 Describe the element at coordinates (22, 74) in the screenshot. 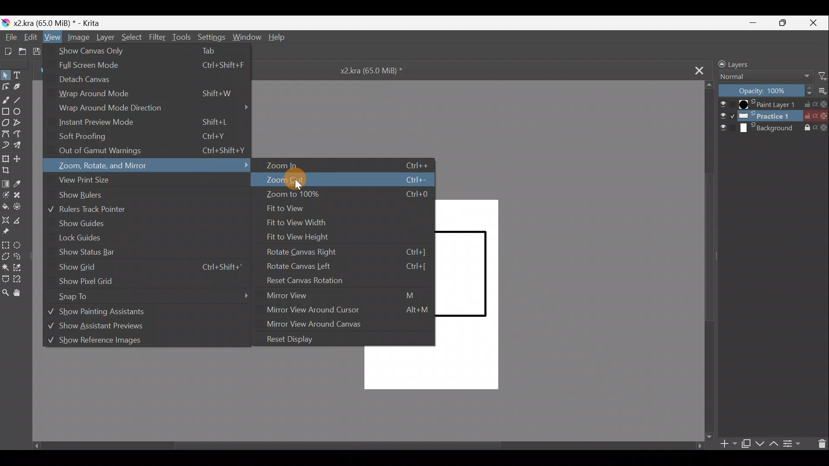

I see `Text tool` at that location.